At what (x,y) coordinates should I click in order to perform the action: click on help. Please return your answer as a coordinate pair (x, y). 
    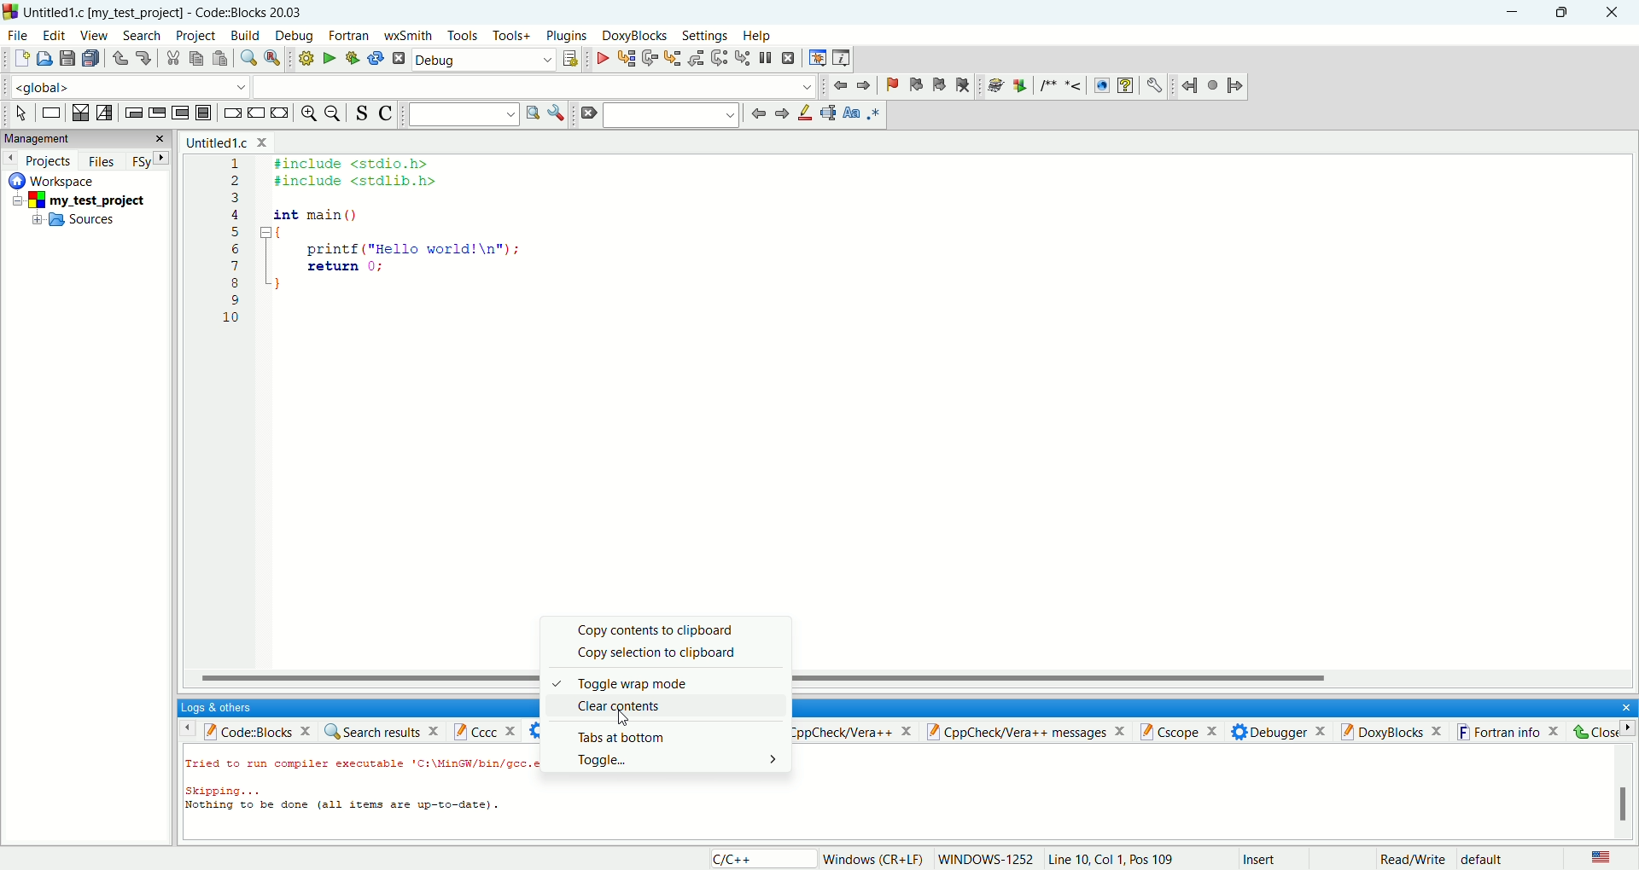
    Looking at the image, I should click on (755, 37).